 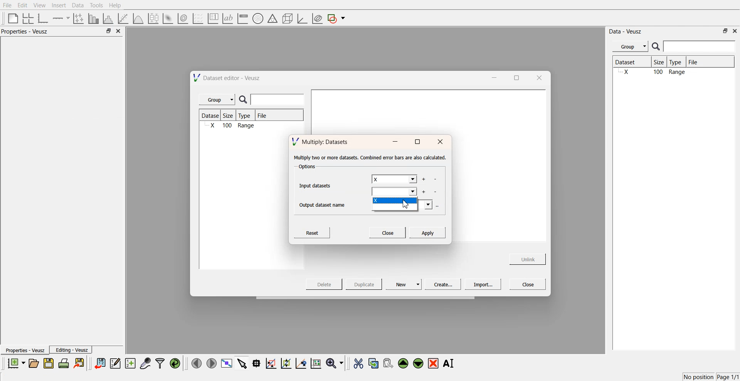 What do you see at coordinates (285, 363) in the screenshot?
I see `zoom out the graph axes` at bounding box center [285, 363].